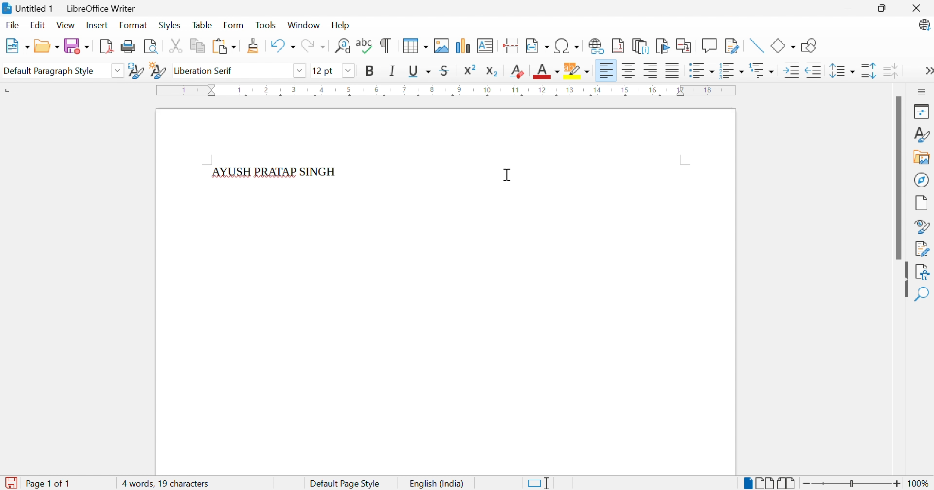  What do you see at coordinates (847, 6) in the screenshot?
I see `Minimize` at bounding box center [847, 6].